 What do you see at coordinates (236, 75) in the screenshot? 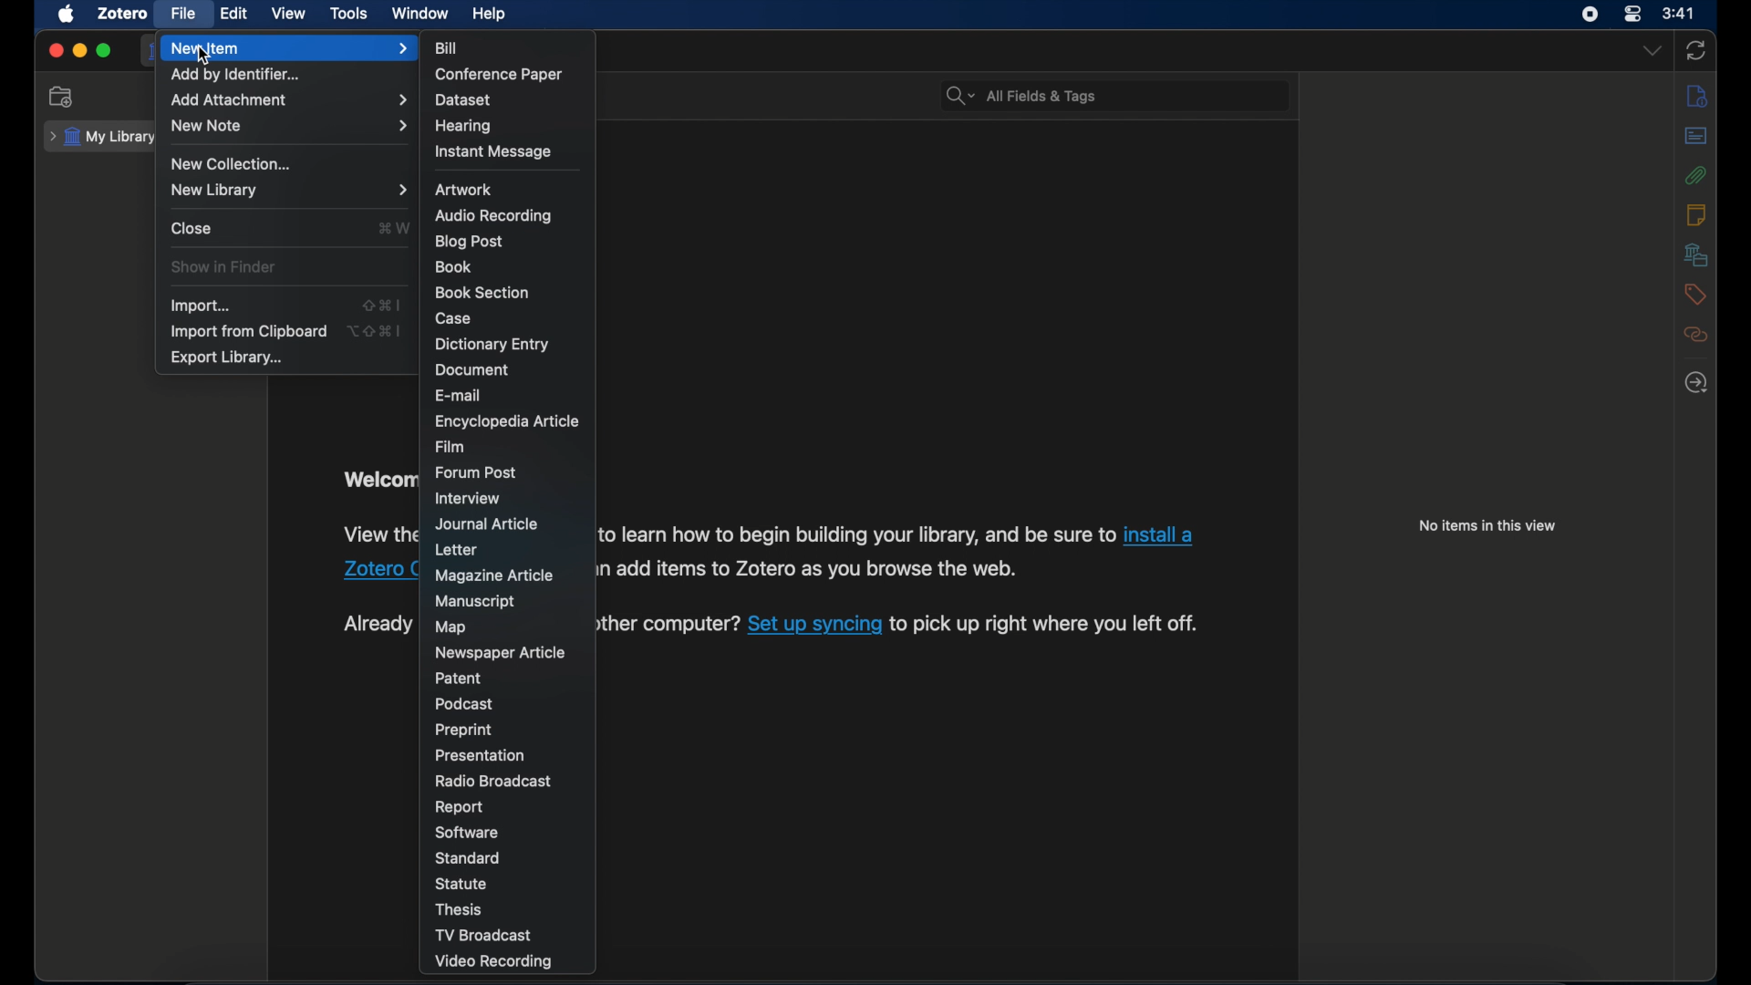
I see `add by identifier` at bounding box center [236, 75].